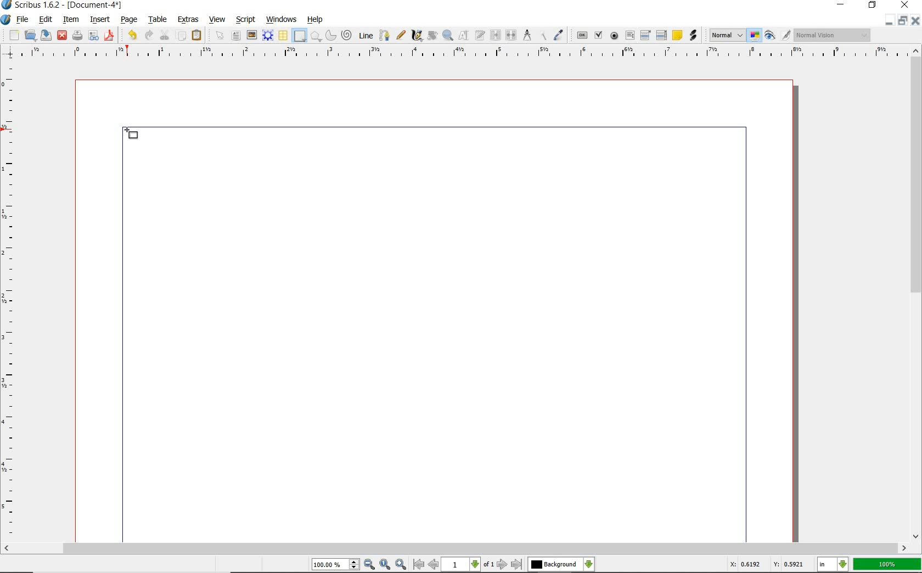 The width and height of the screenshot is (922, 573). What do you see at coordinates (370, 565) in the screenshot?
I see `zoom out` at bounding box center [370, 565].